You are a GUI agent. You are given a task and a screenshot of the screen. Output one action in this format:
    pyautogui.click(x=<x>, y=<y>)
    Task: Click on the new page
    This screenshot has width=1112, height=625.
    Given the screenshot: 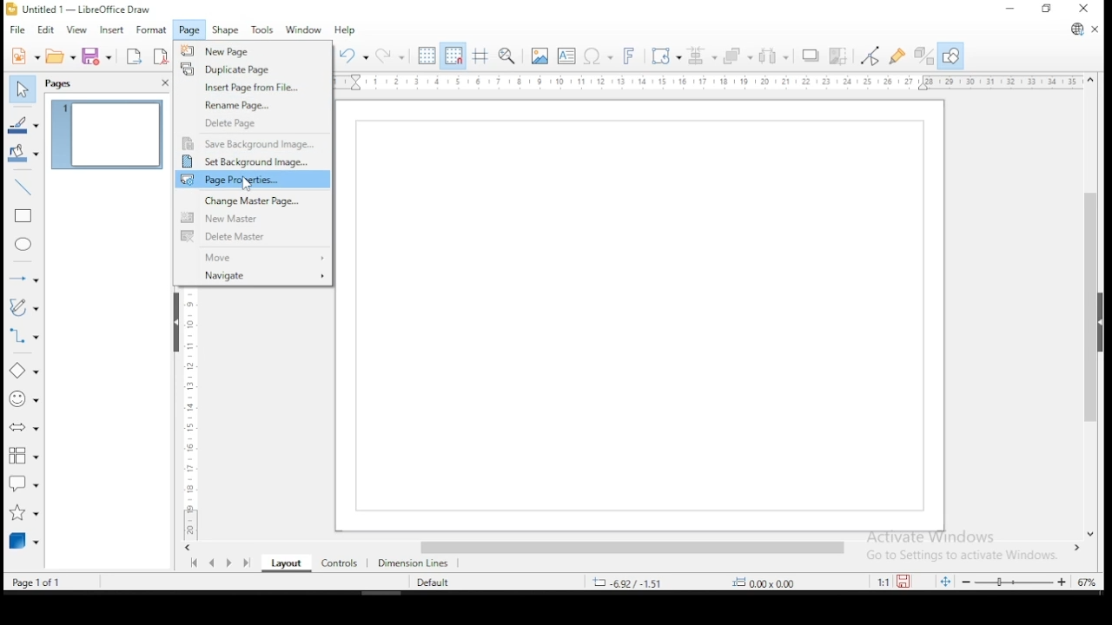 What is the action you would take?
    pyautogui.click(x=254, y=51)
    